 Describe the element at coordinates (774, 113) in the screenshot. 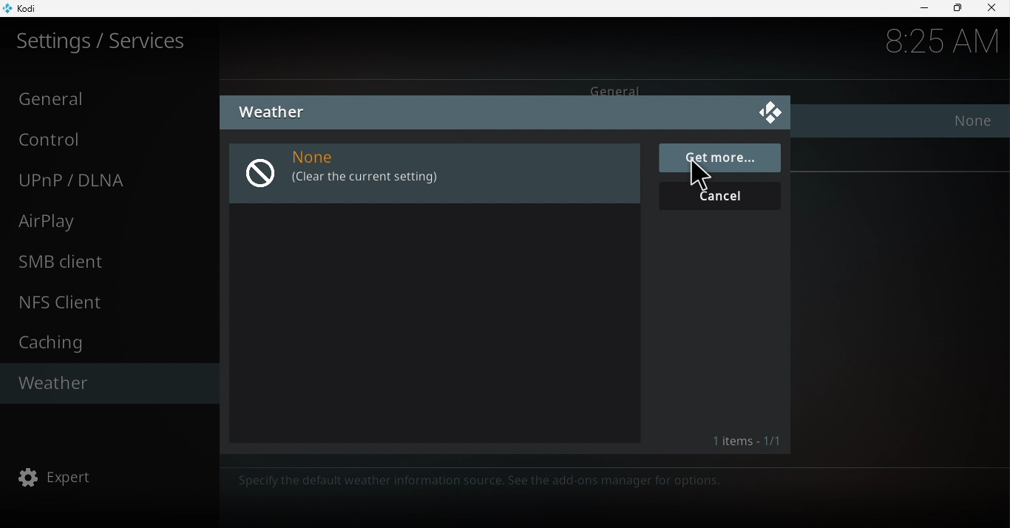

I see `Close` at that location.